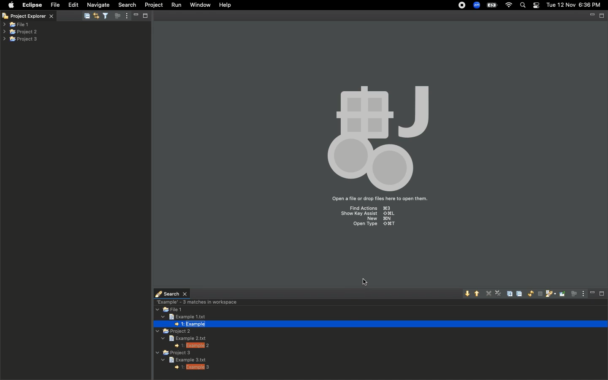 Image resolution: width=608 pixels, height=380 pixels. Describe the element at coordinates (379, 199) in the screenshot. I see `Drag files here to open them` at that location.